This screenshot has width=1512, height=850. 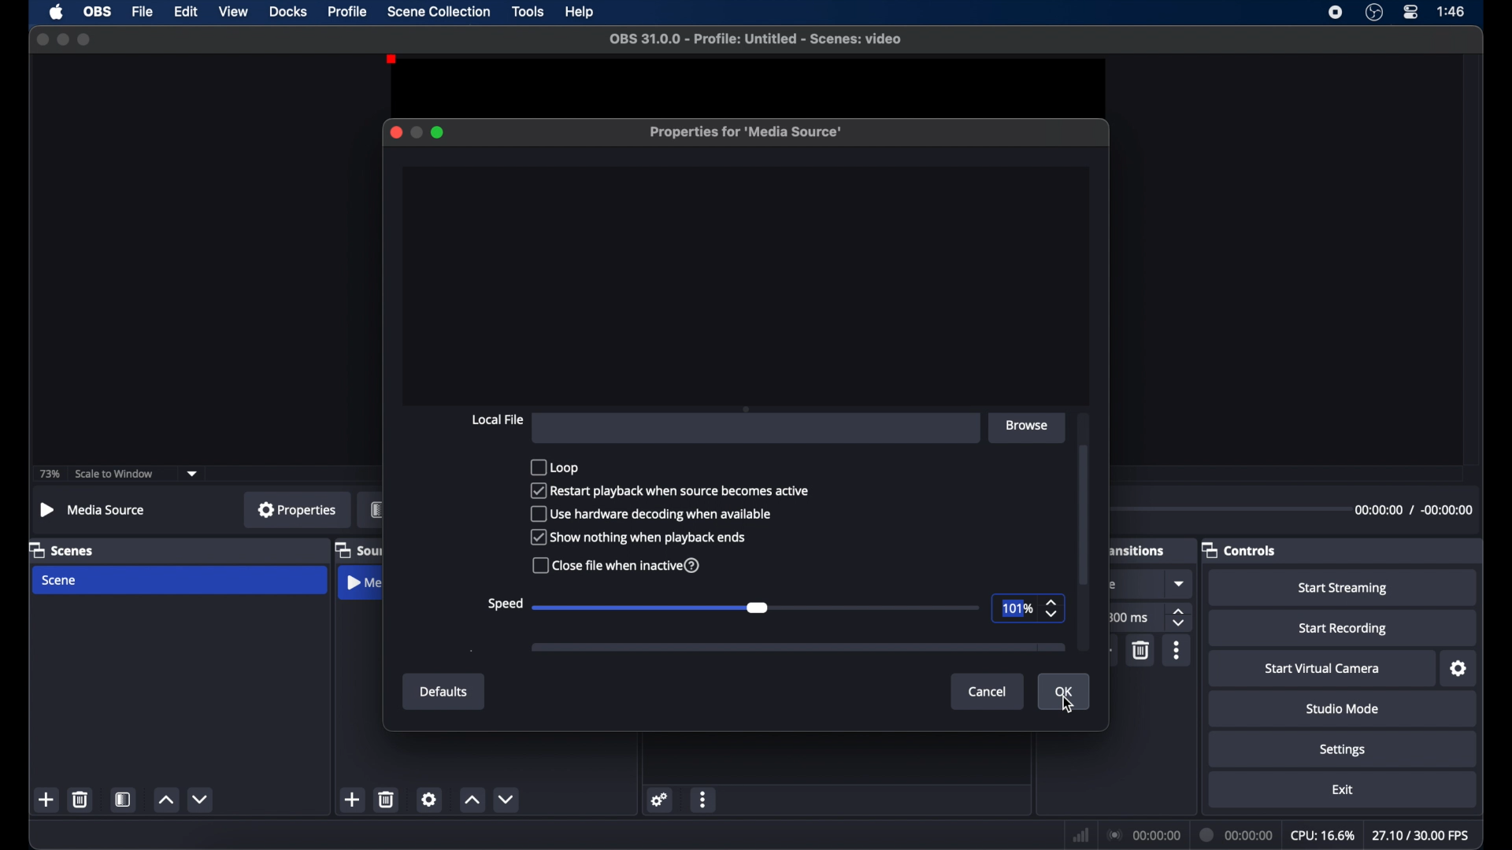 What do you see at coordinates (1065, 693) in the screenshot?
I see `ok` at bounding box center [1065, 693].